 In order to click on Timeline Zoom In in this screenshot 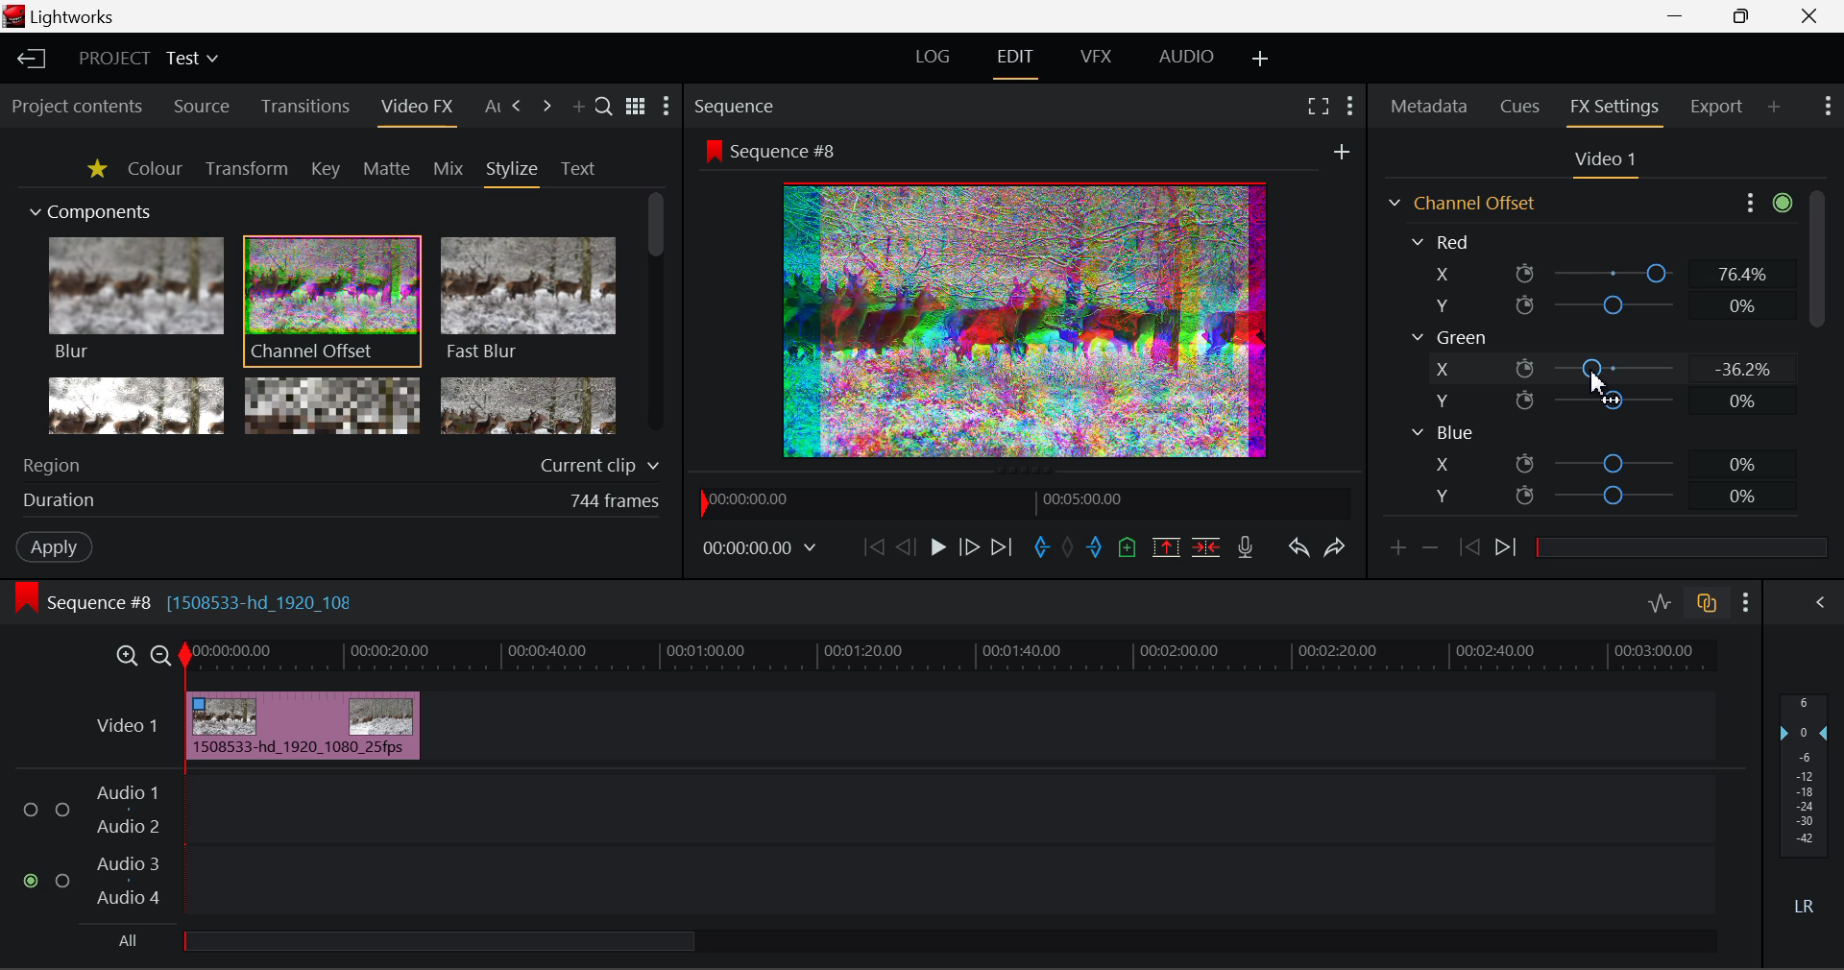, I will do `click(126, 658)`.